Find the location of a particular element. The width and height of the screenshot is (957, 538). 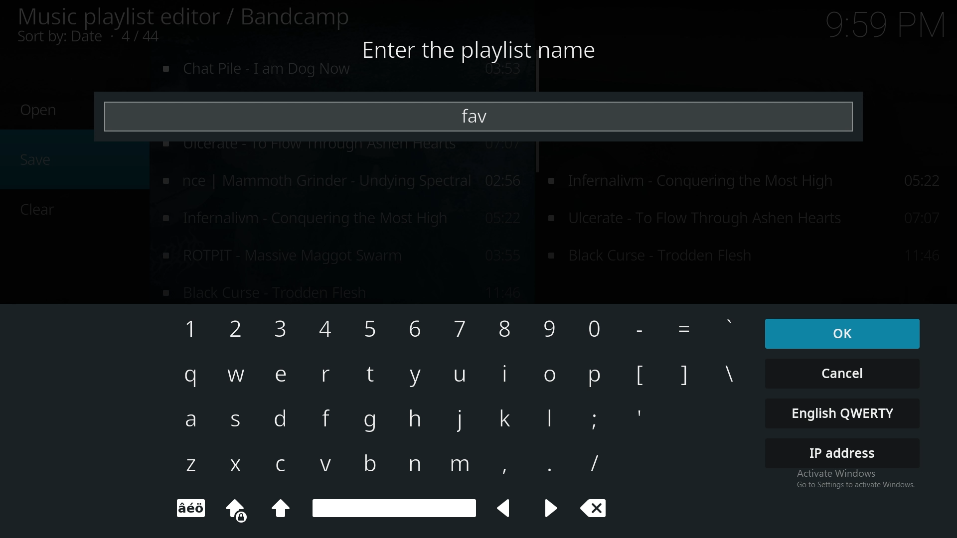

keyboard input is located at coordinates (327, 329).